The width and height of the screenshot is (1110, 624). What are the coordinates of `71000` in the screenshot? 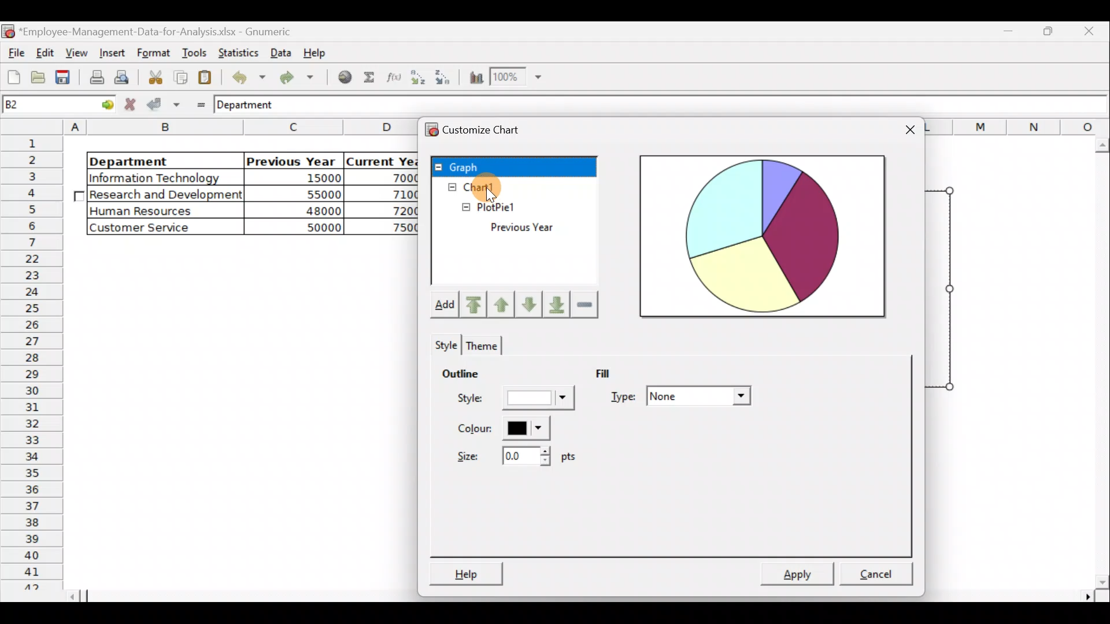 It's located at (395, 194).